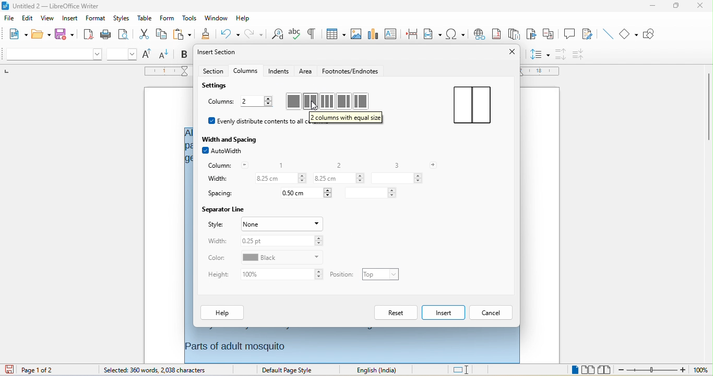  I want to click on increase paragraph spacing, so click(561, 55).